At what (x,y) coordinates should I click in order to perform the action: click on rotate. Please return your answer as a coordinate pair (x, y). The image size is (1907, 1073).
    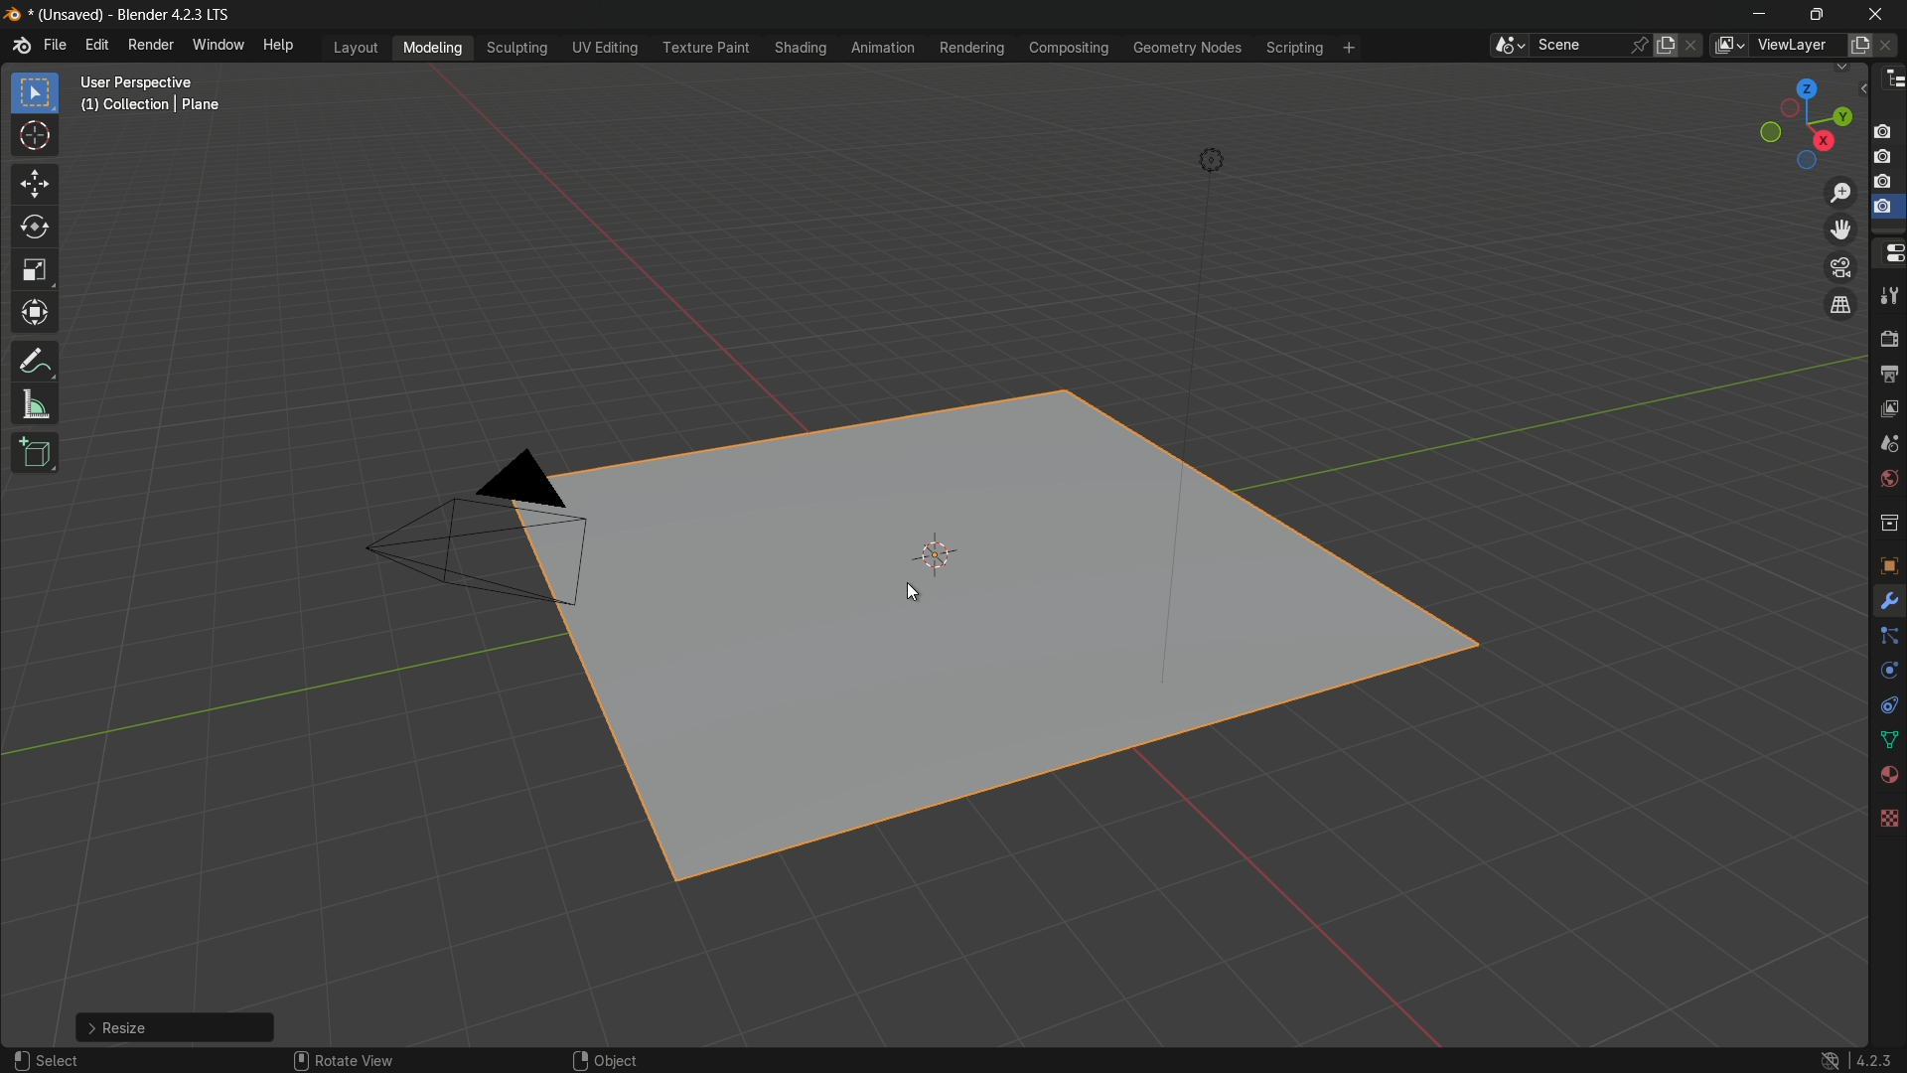
    Looking at the image, I should click on (37, 229).